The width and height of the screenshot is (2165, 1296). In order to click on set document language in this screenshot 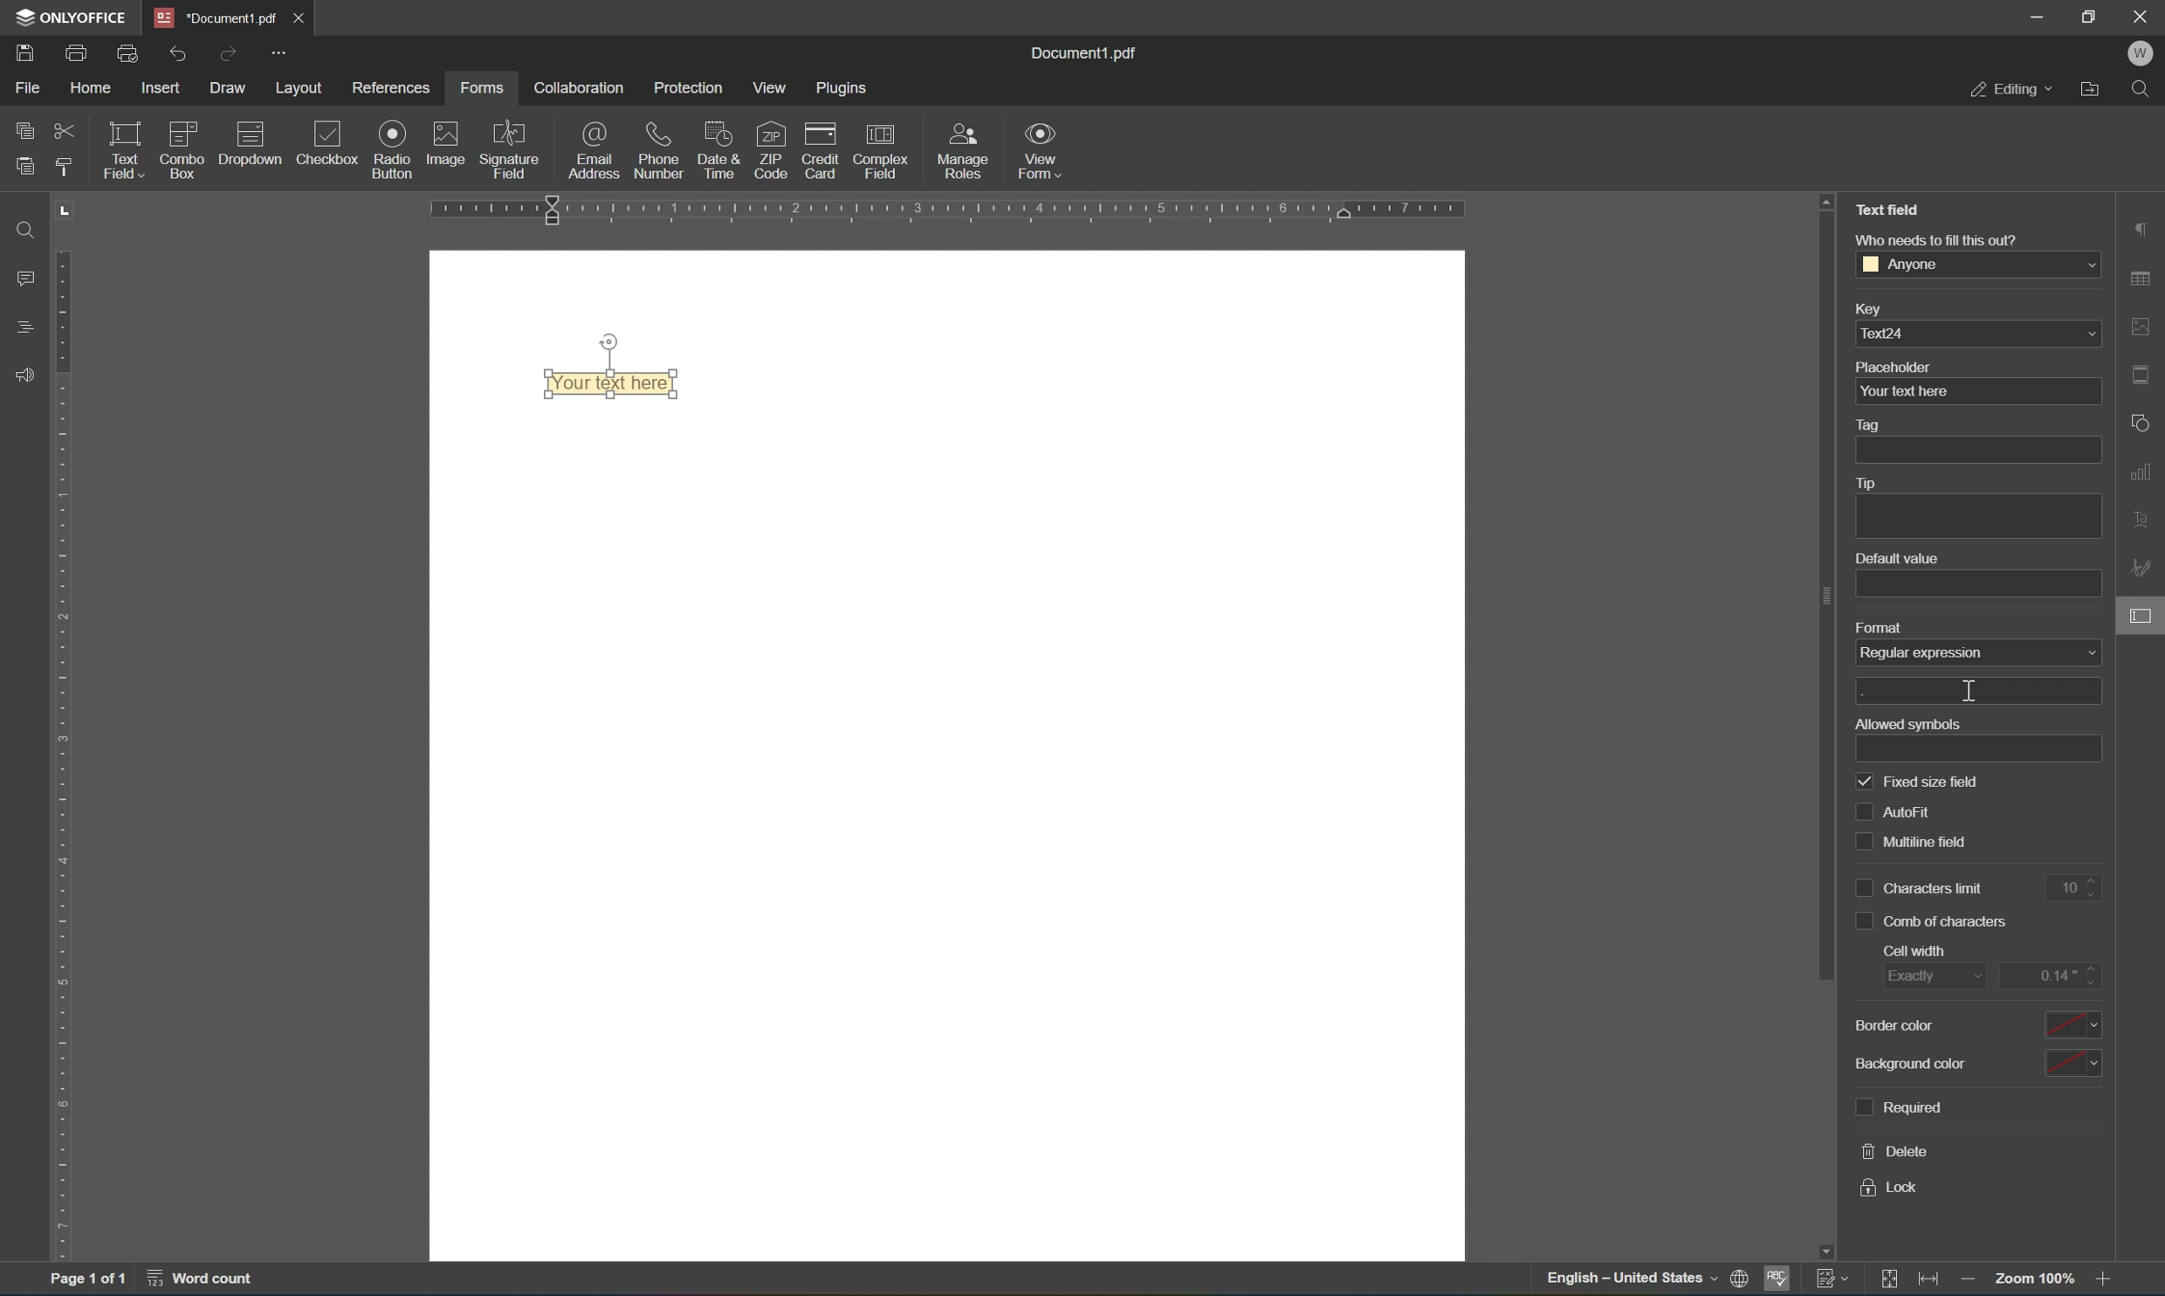, I will do `click(1745, 1280)`.